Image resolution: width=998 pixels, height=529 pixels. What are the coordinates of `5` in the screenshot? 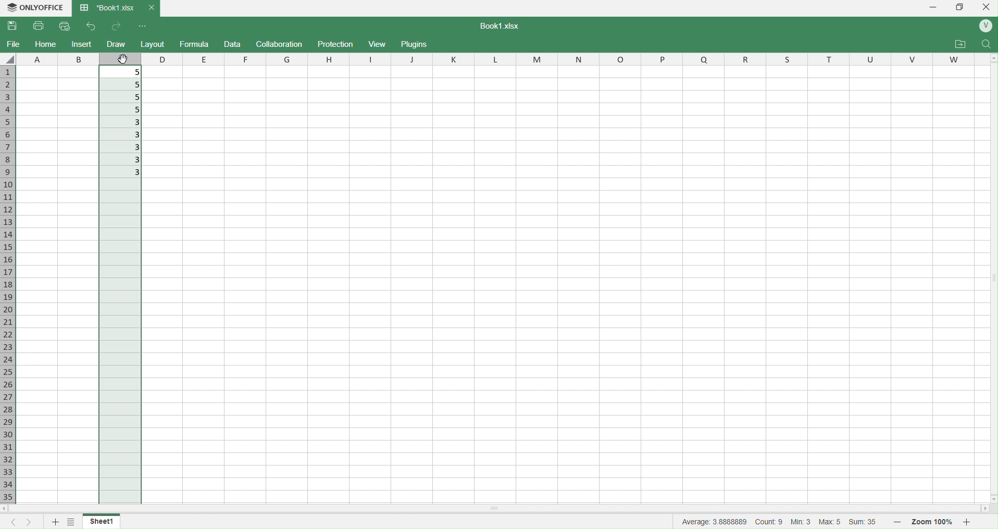 It's located at (126, 97).